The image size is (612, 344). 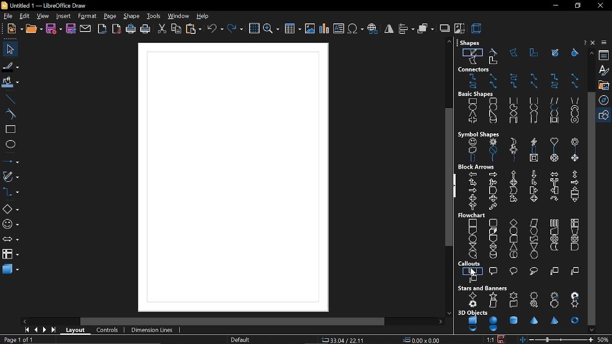 What do you see at coordinates (492, 160) in the screenshot?
I see `left brace` at bounding box center [492, 160].